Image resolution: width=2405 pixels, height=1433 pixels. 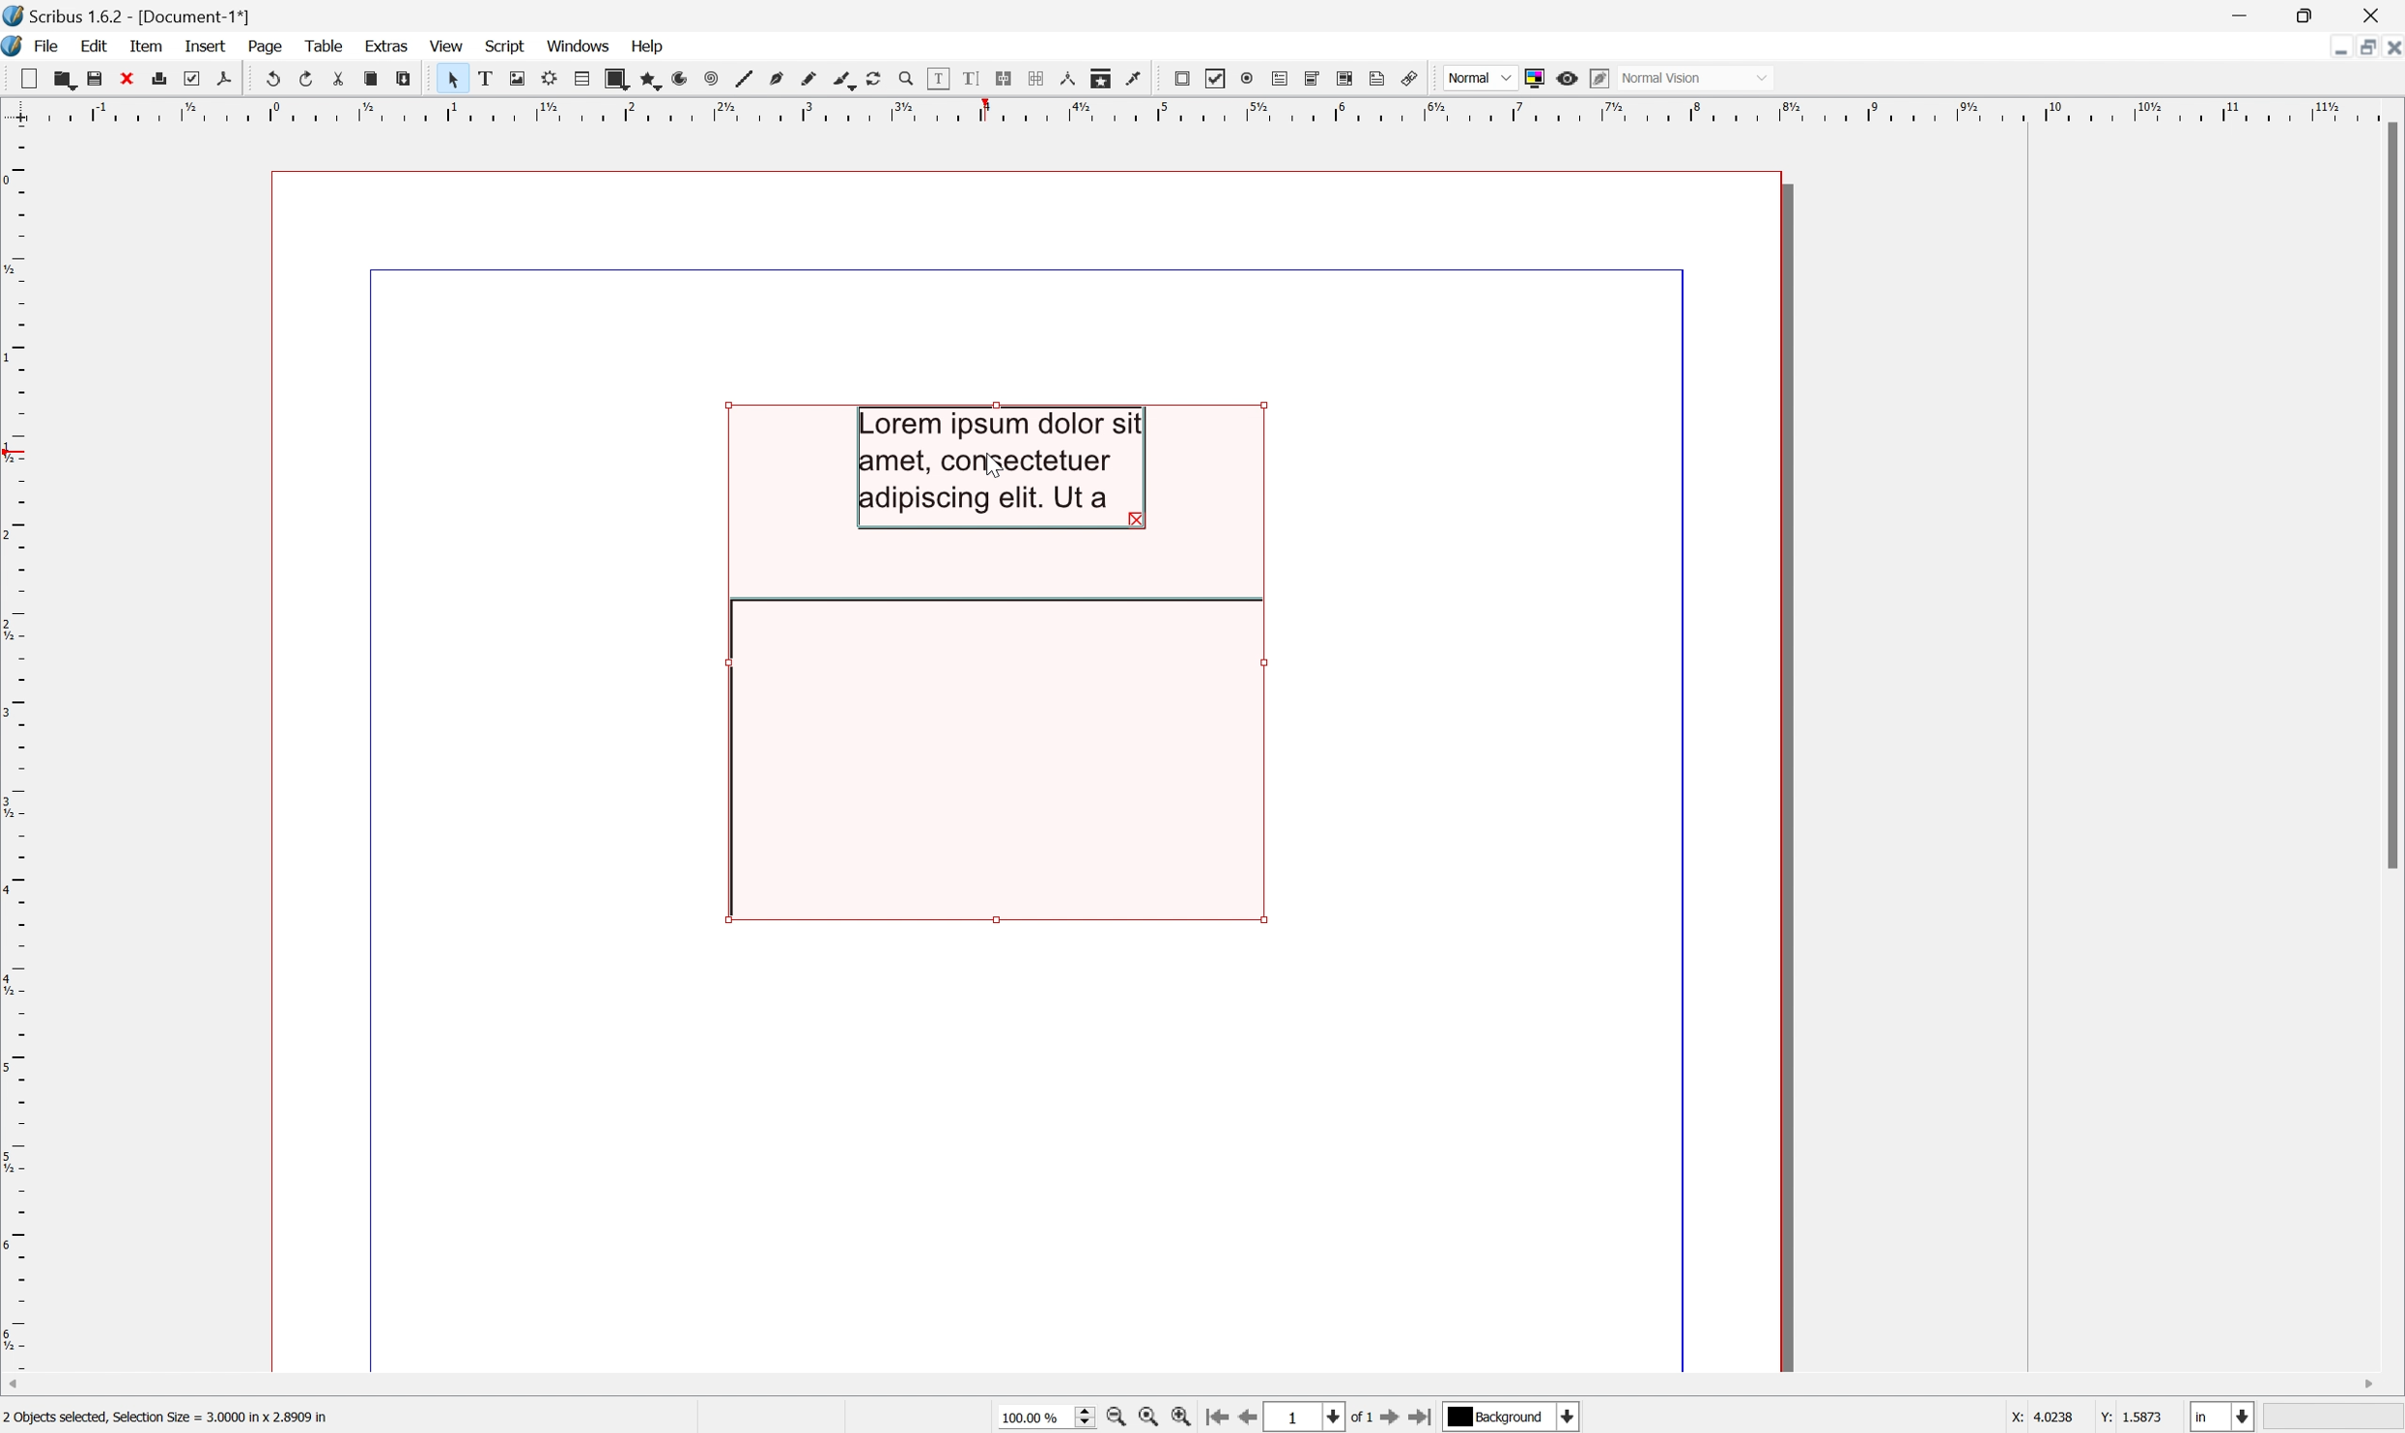 I want to click on Restore Down, so click(x=2305, y=12).